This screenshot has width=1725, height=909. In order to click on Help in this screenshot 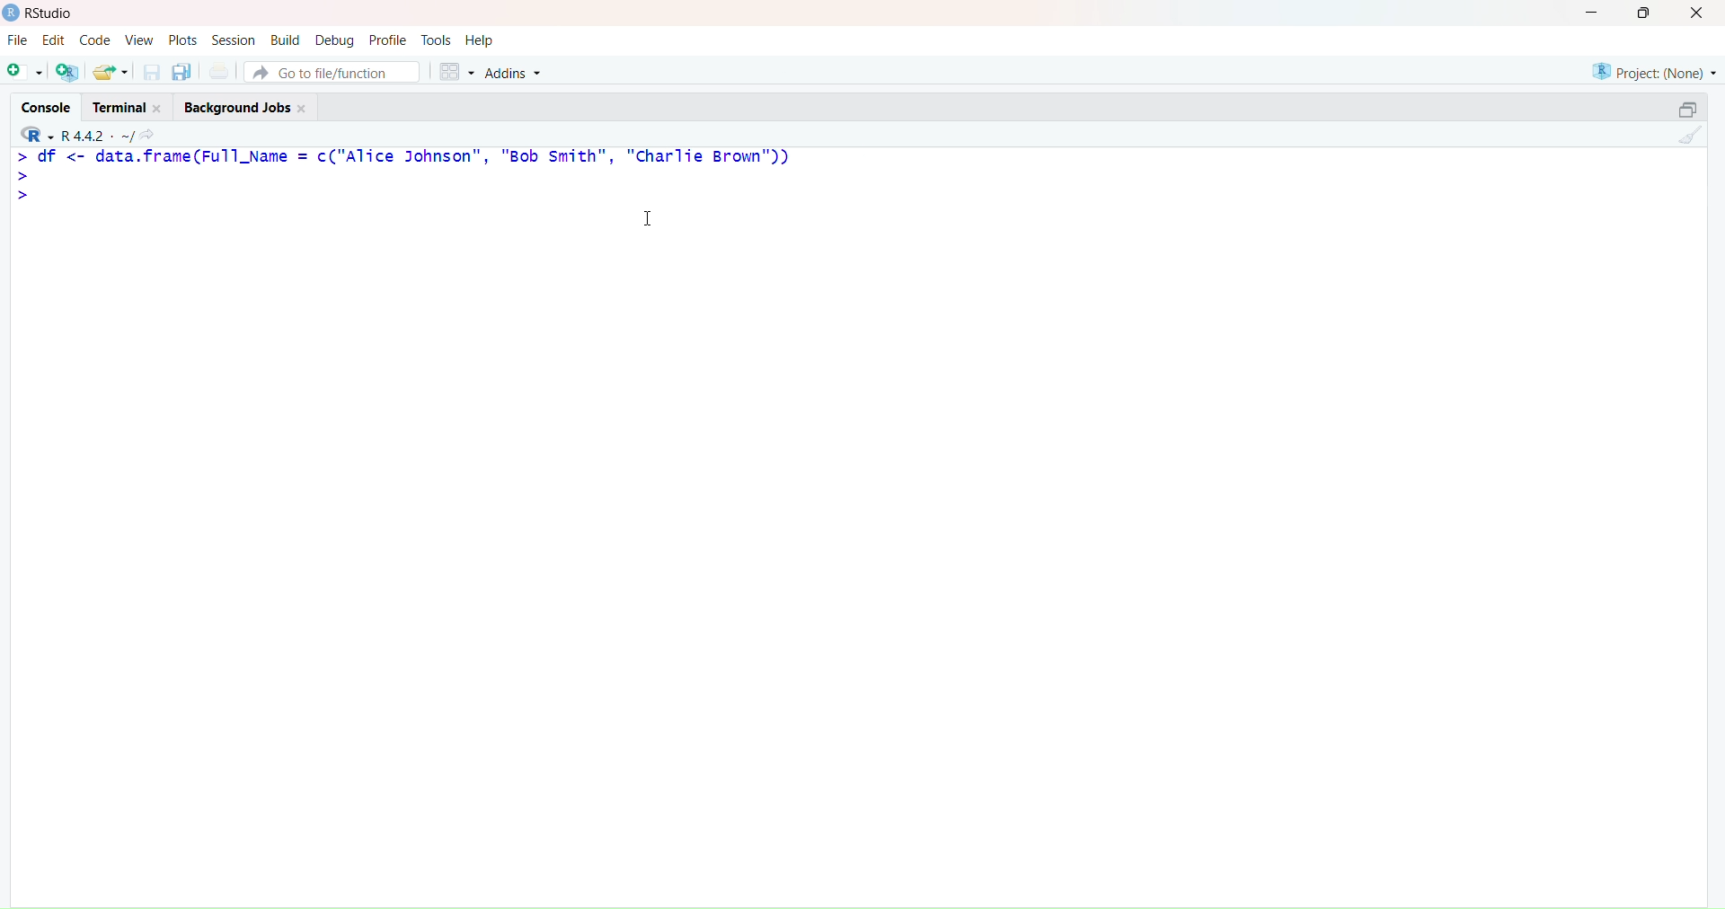, I will do `click(480, 39)`.